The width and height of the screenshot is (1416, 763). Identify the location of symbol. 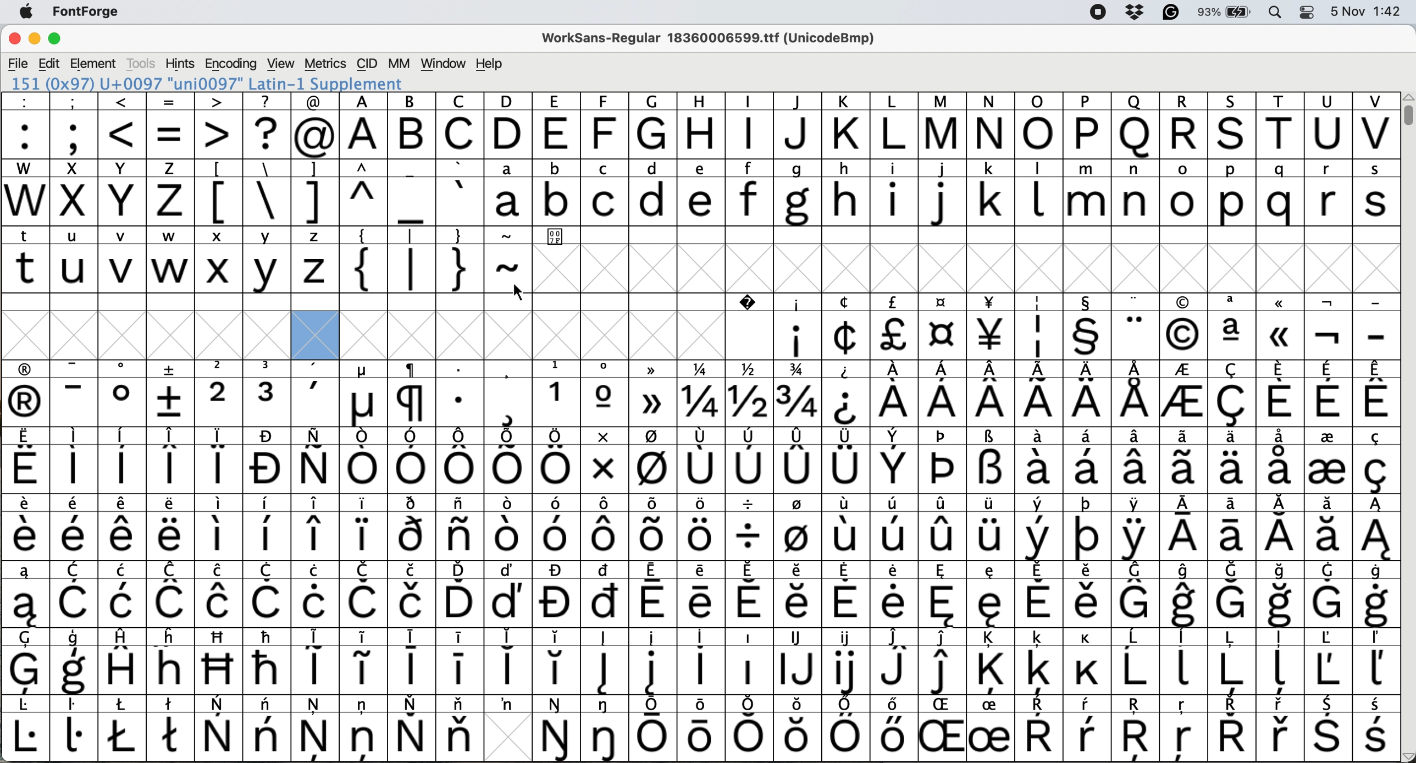
(895, 328).